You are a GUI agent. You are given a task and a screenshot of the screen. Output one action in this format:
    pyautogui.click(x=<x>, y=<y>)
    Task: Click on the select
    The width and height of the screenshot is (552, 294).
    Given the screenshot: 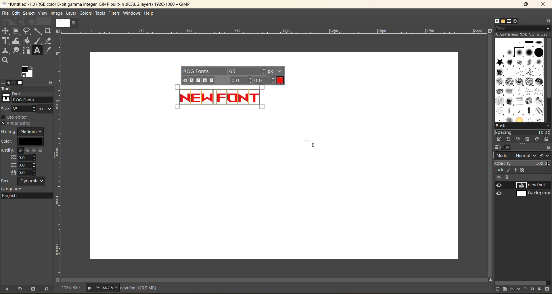 What is the action you would take?
    pyautogui.click(x=29, y=13)
    